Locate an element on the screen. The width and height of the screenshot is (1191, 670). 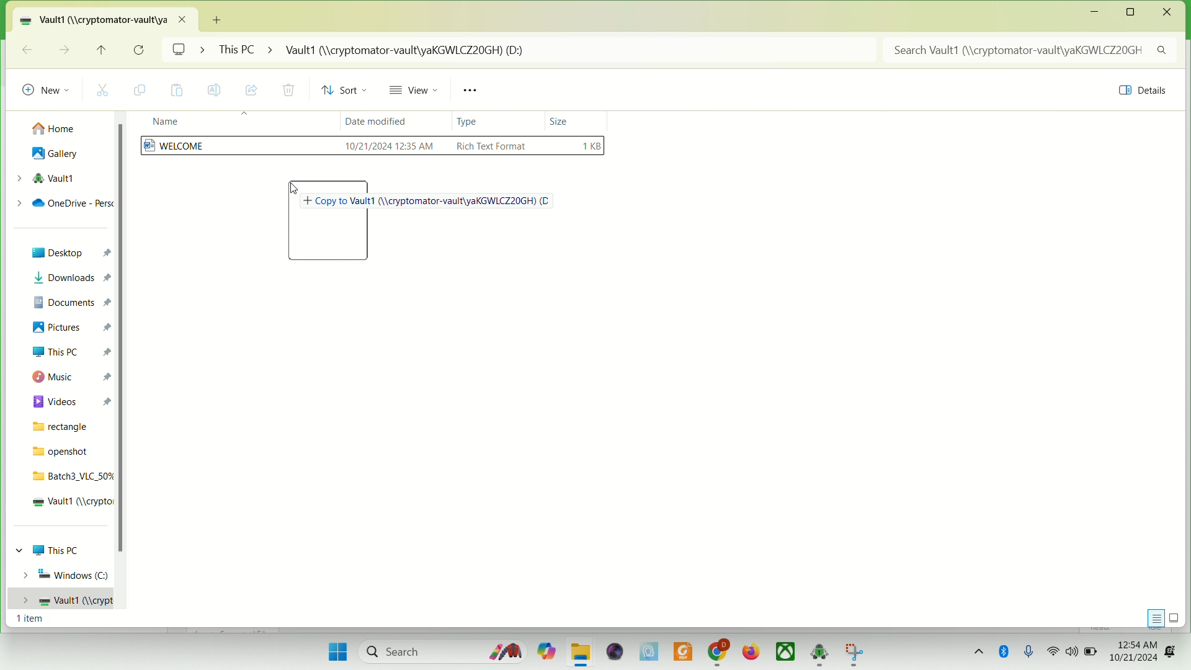
Xbox is located at coordinates (786, 652).